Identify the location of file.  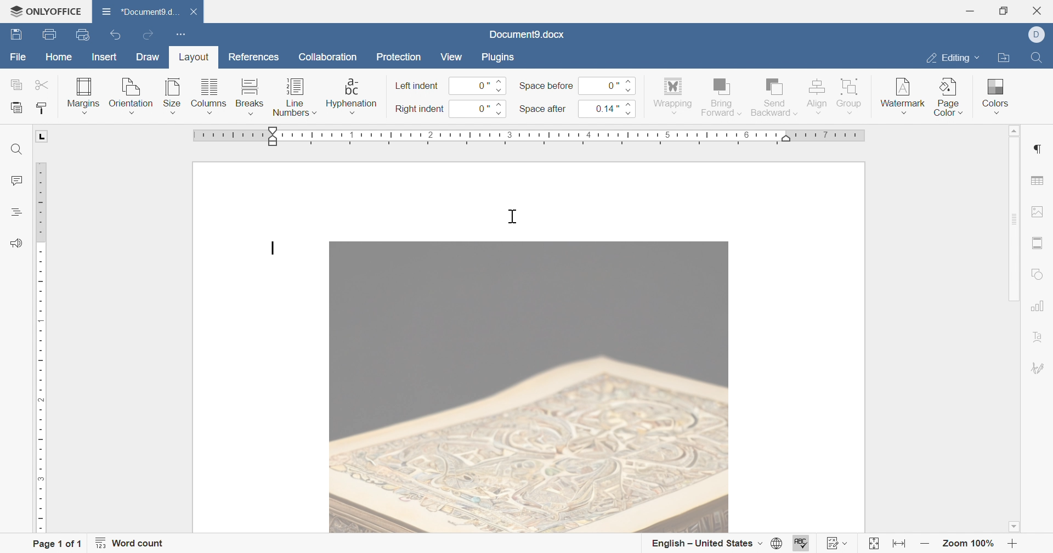
(19, 60).